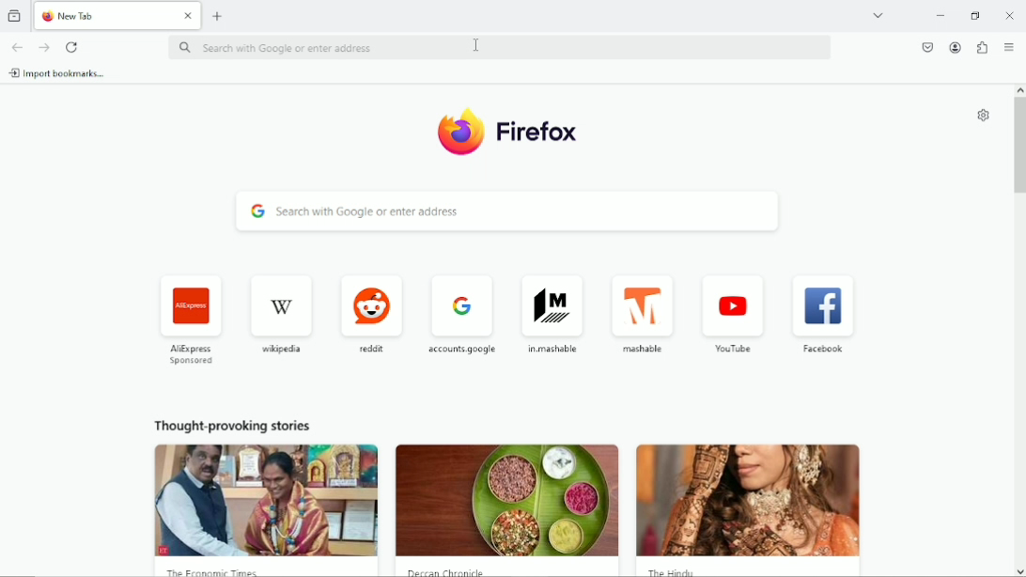  I want to click on AliExpress sponsored, so click(190, 317).